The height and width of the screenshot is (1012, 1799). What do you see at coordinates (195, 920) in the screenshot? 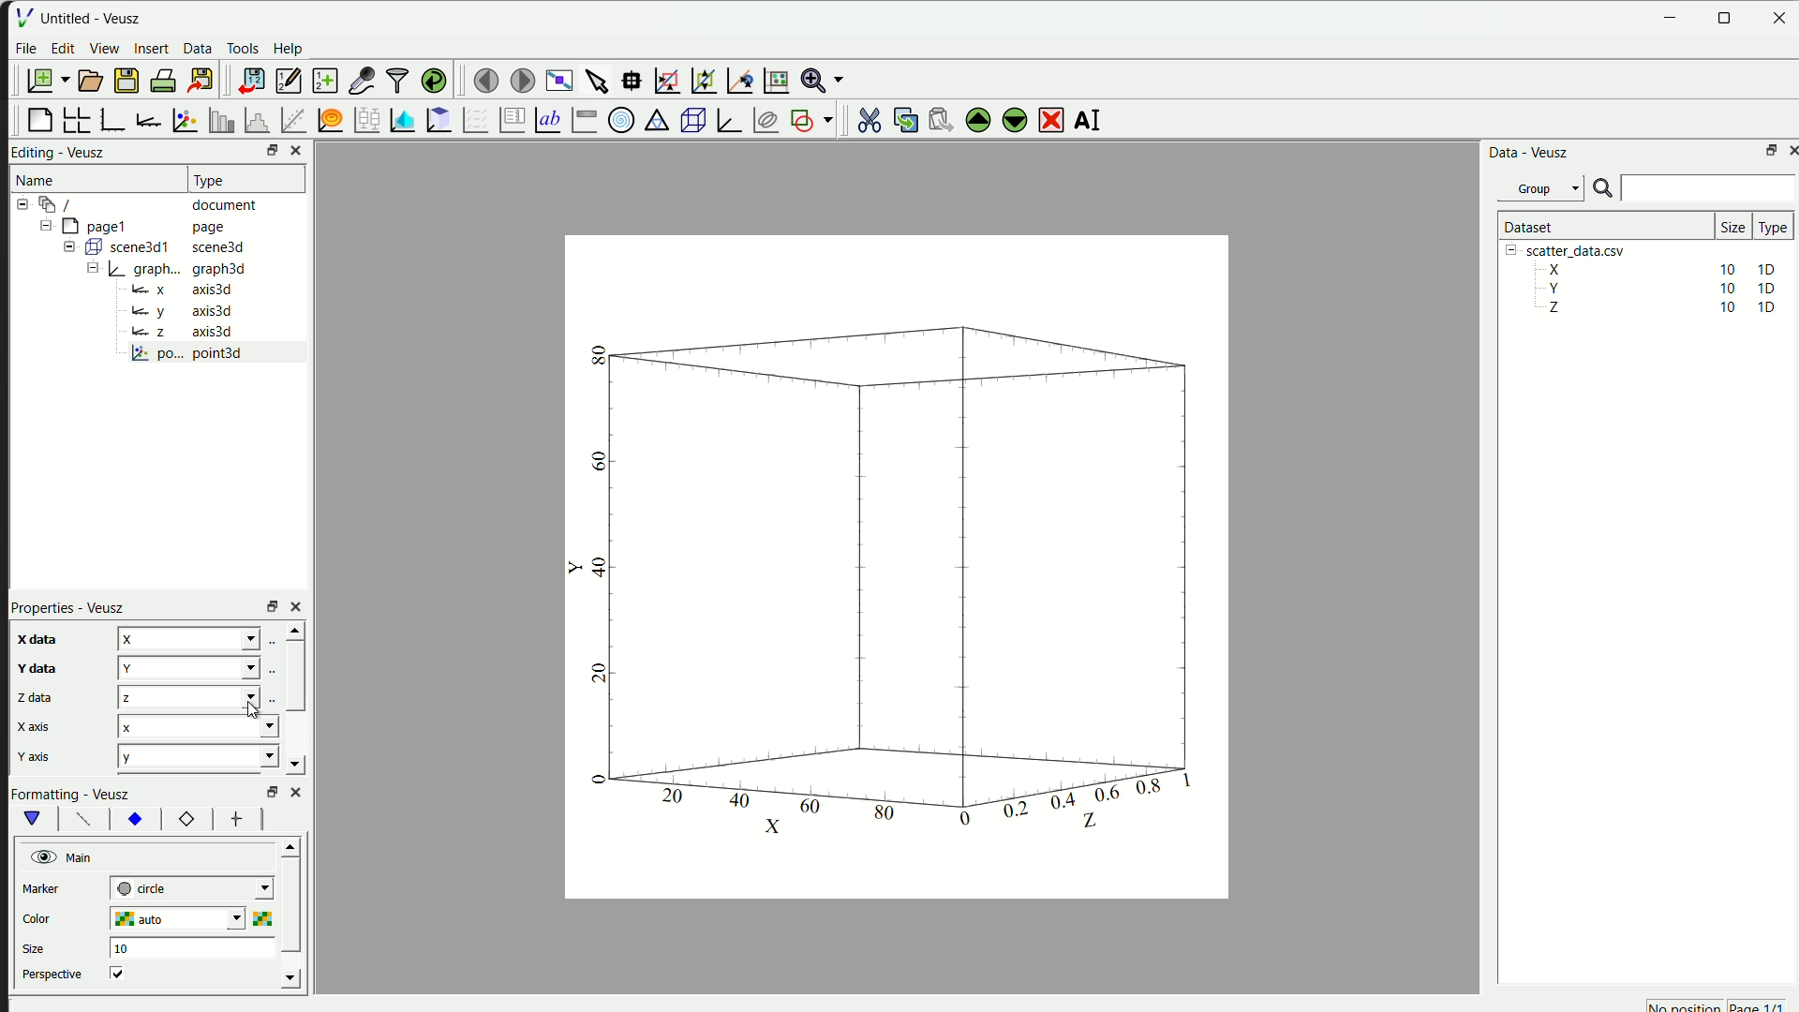
I see `auto` at bounding box center [195, 920].